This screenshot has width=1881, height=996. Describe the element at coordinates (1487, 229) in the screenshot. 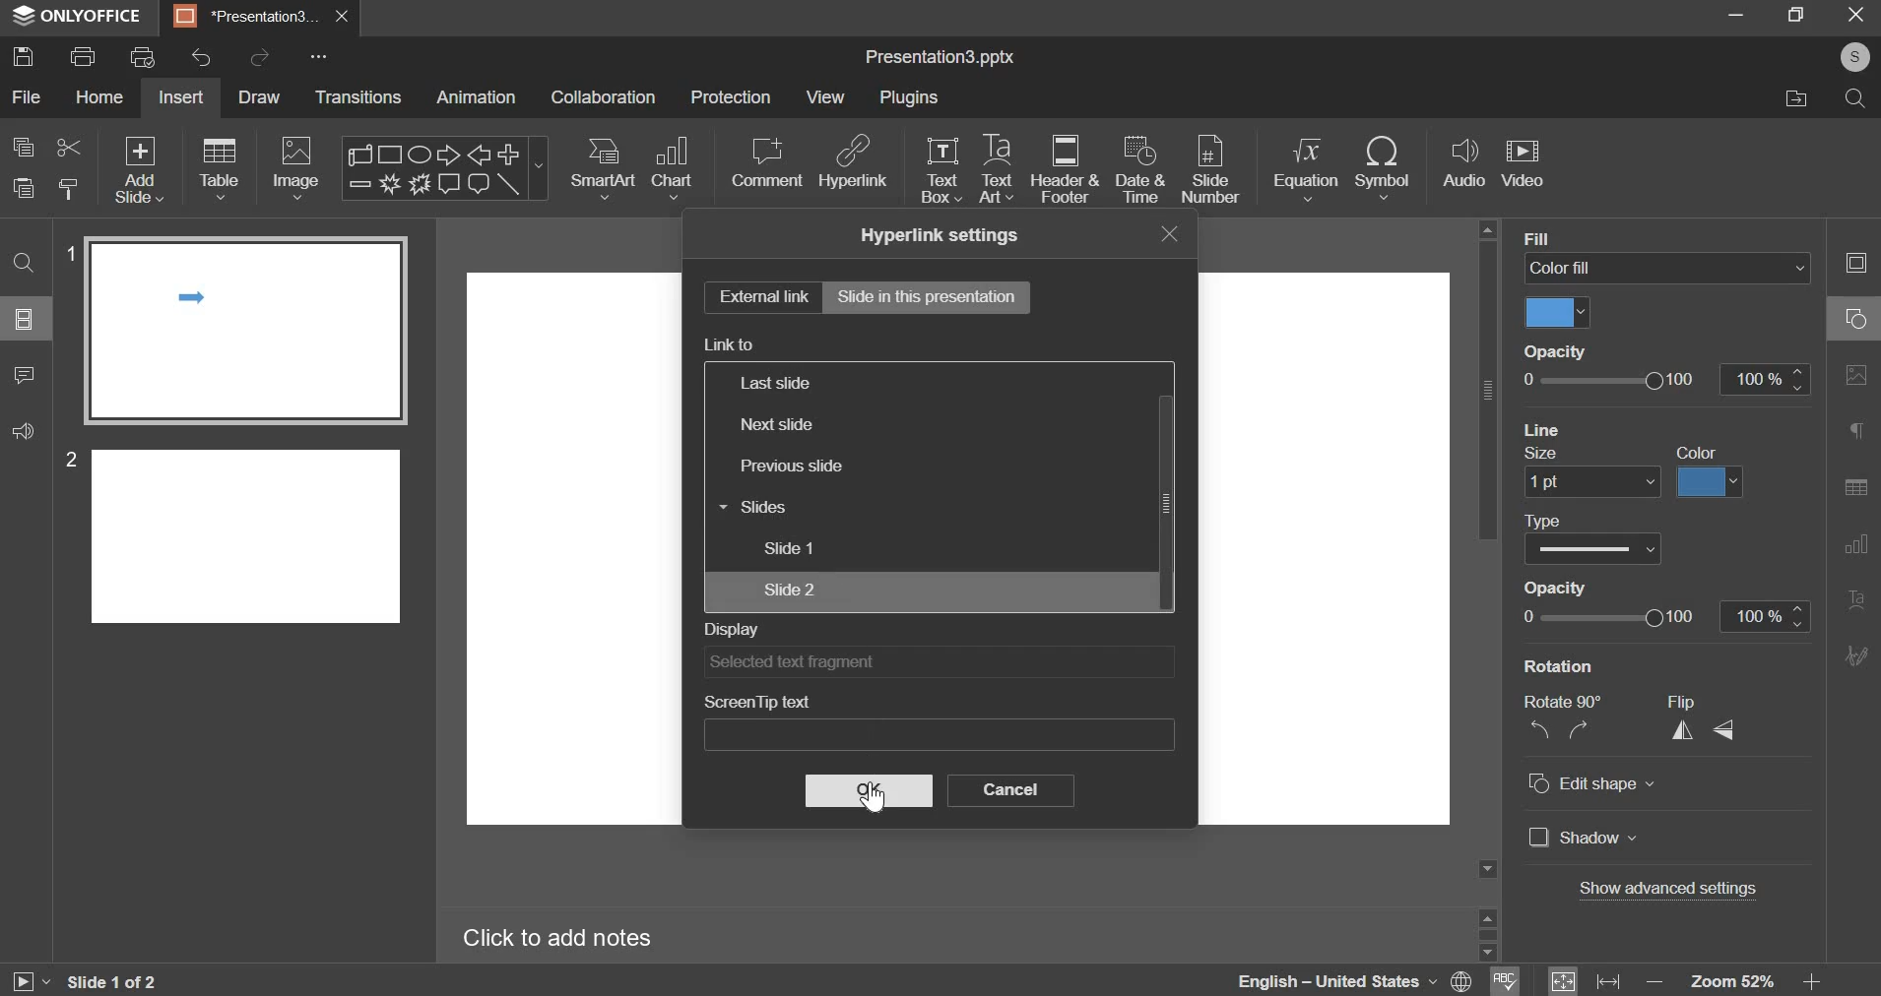

I see `Scroll up` at that location.